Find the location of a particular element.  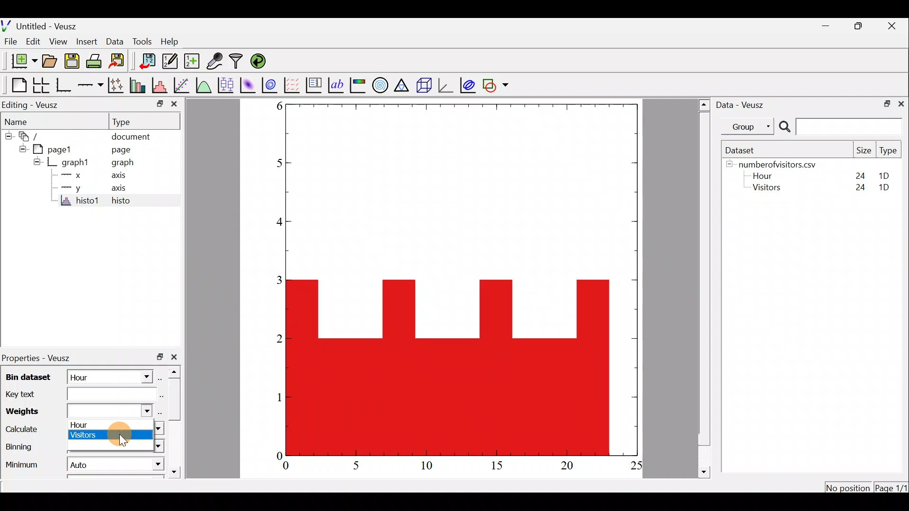

plot box plots is located at coordinates (227, 84).